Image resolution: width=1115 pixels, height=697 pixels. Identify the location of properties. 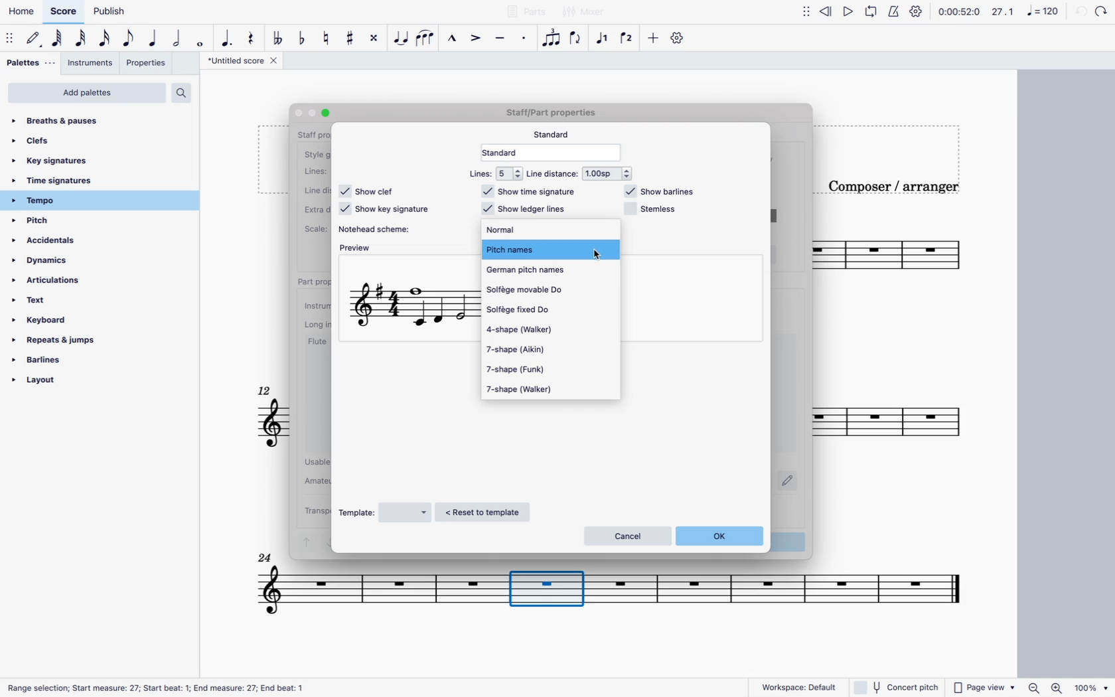
(150, 65).